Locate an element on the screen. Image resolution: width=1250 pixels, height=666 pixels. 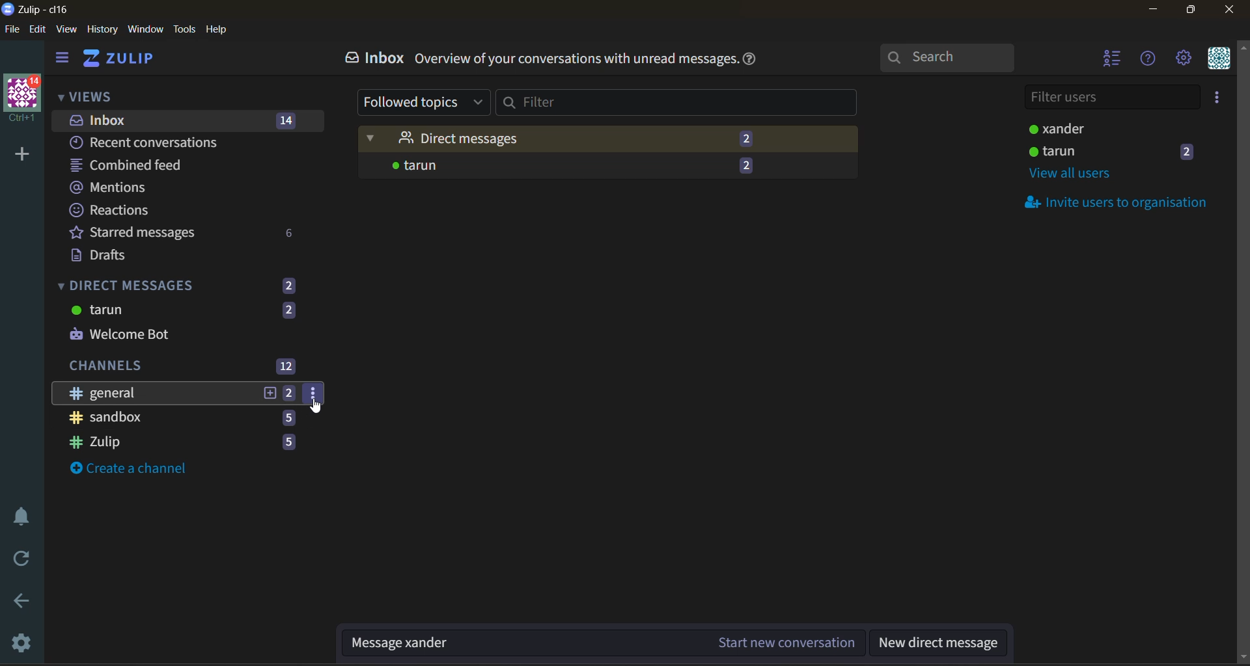
combined feed is located at coordinates (137, 165).